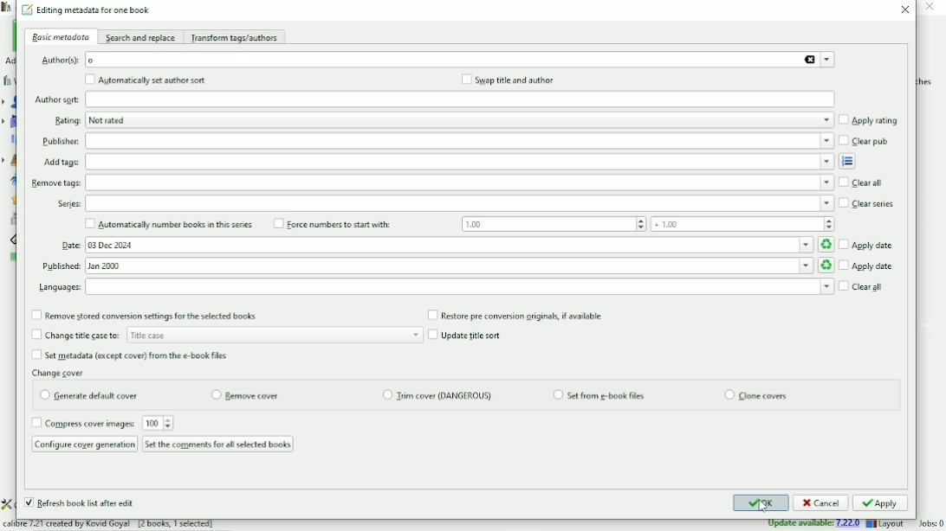  Describe the element at coordinates (130, 356) in the screenshot. I see `Set metadata from the e-book files.` at that location.